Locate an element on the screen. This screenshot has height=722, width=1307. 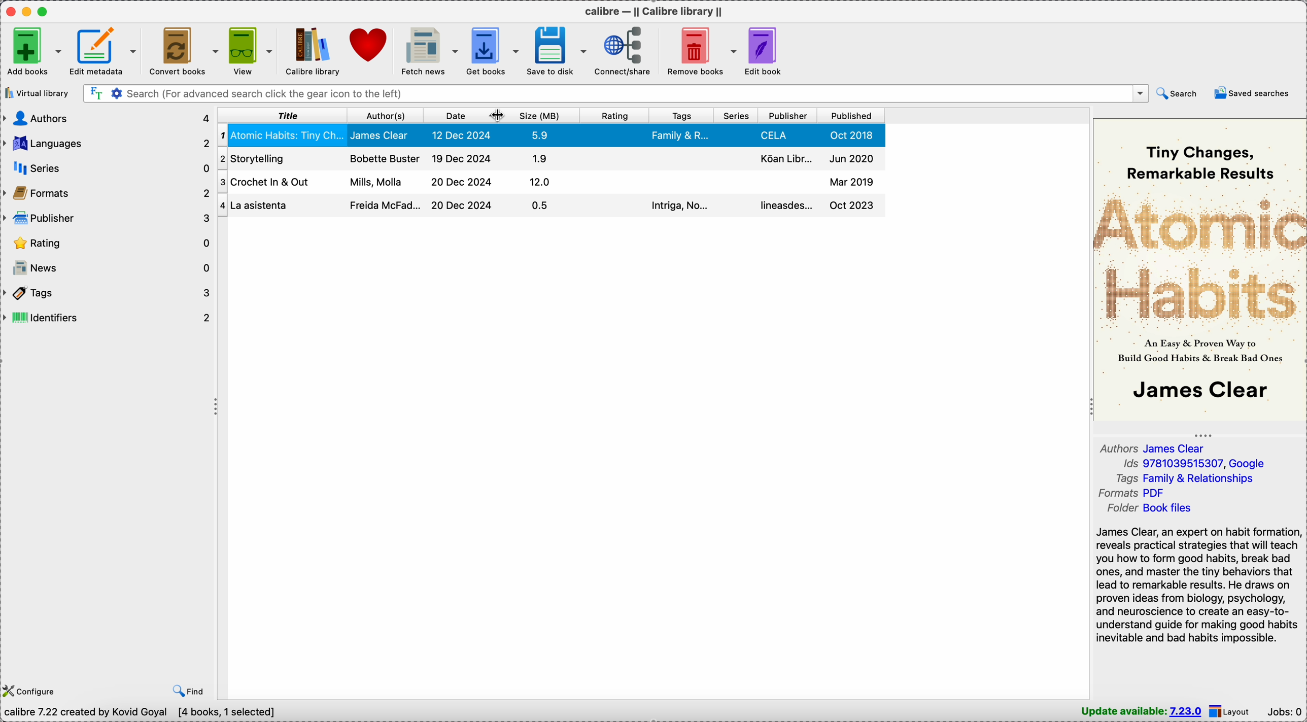
tags is located at coordinates (681, 116).